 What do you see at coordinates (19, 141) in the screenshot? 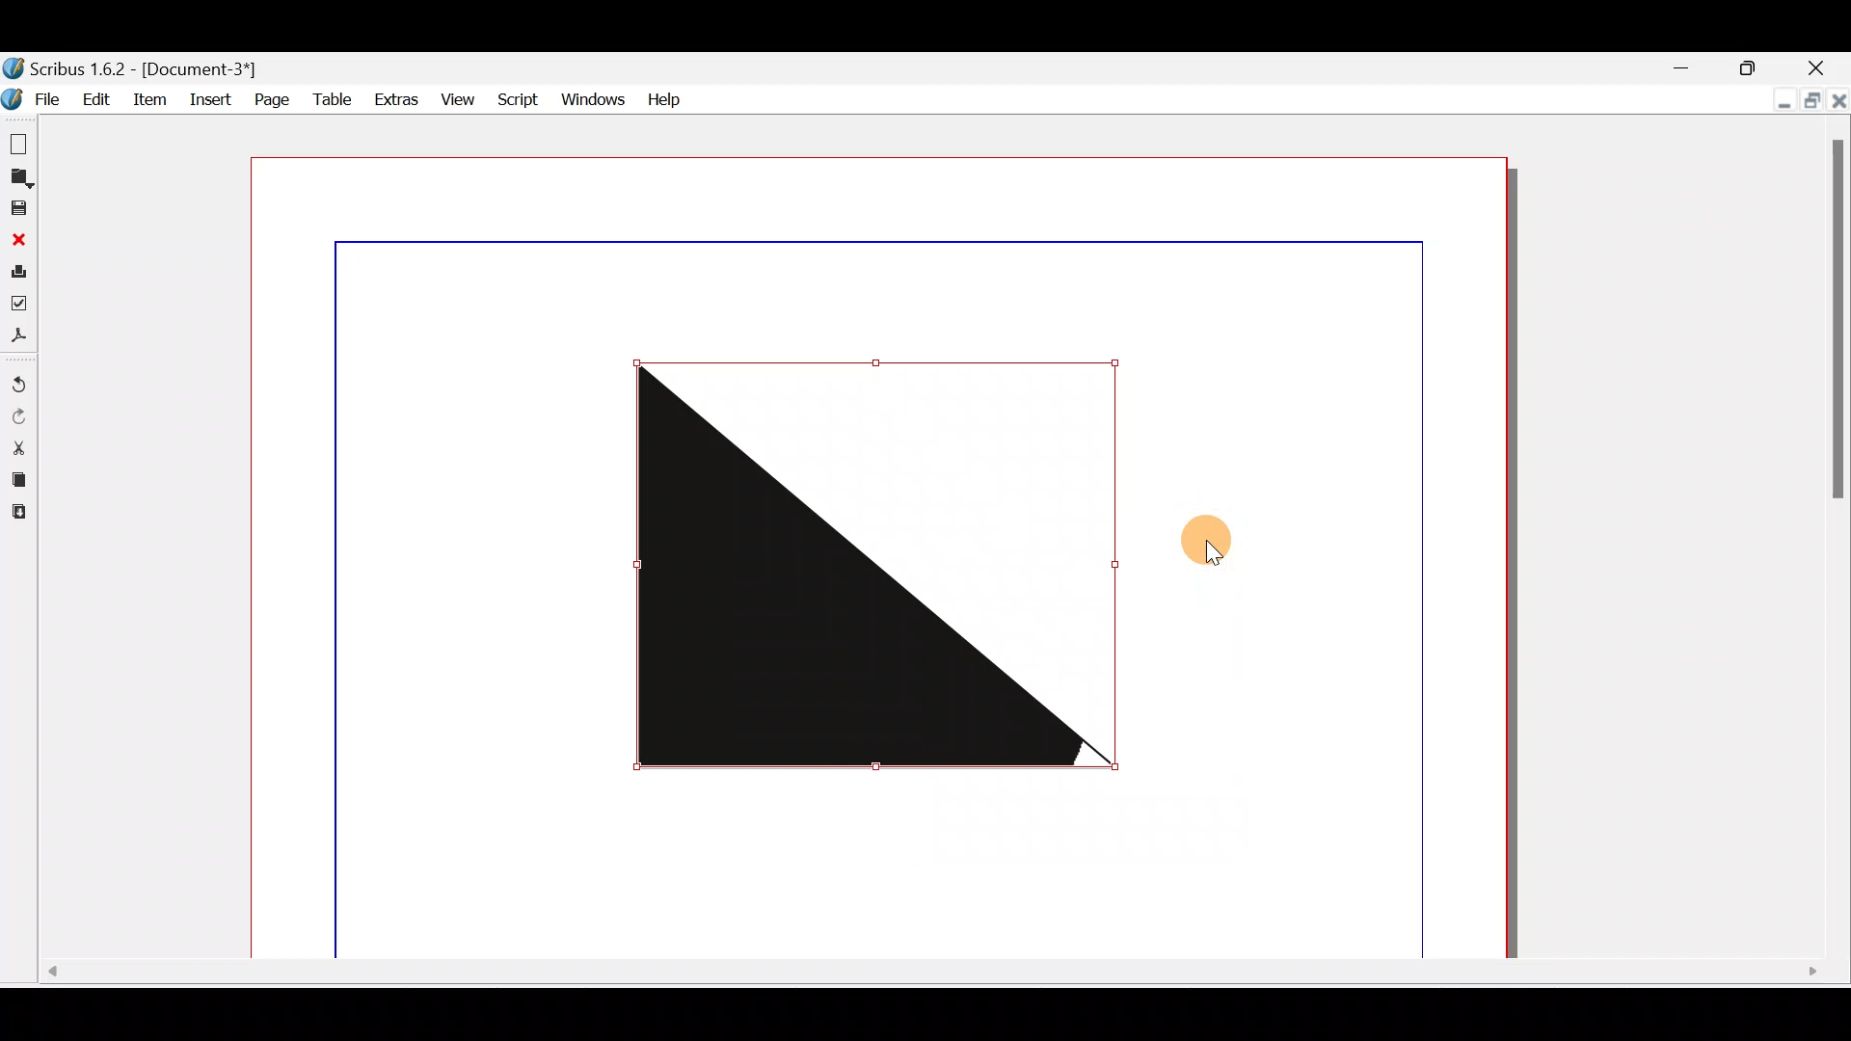
I see `New` at bounding box center [19, 141].